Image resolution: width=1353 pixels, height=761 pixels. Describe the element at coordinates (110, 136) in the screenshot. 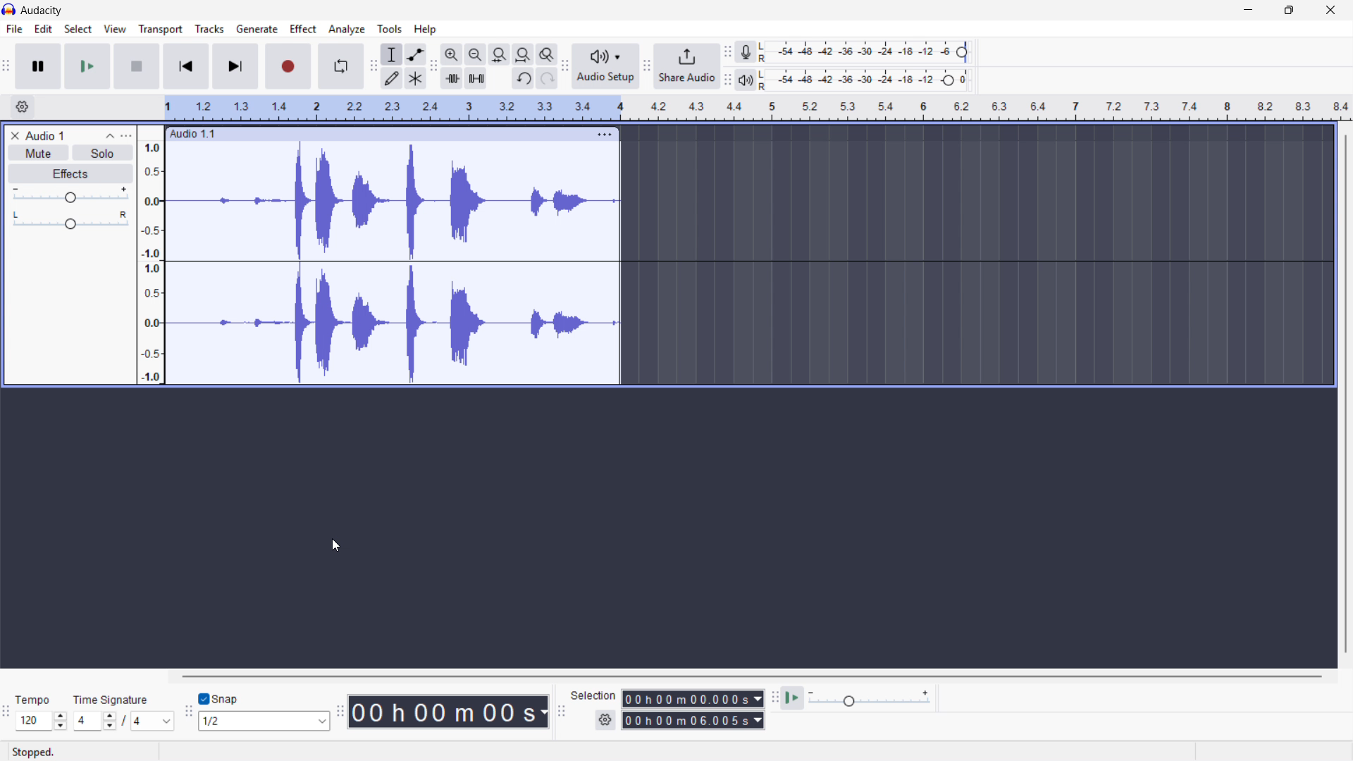

I see `Collapse ` at that location.